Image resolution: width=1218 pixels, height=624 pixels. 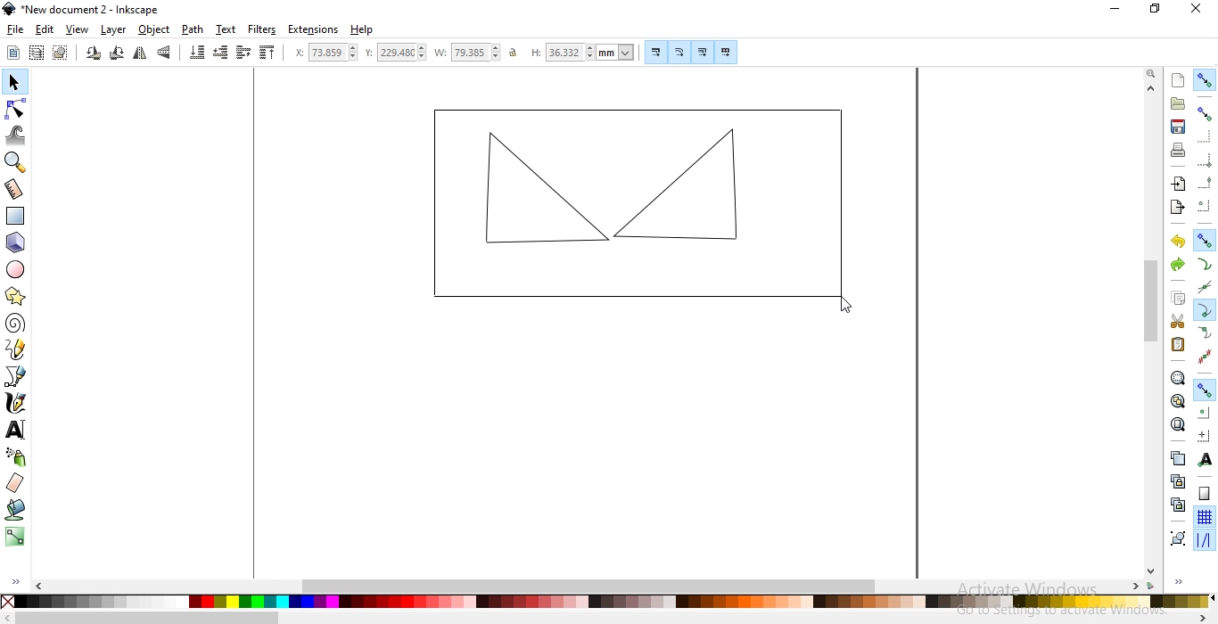 I want to click on zoom to fit selection in window, so click(x=1178, y=378).